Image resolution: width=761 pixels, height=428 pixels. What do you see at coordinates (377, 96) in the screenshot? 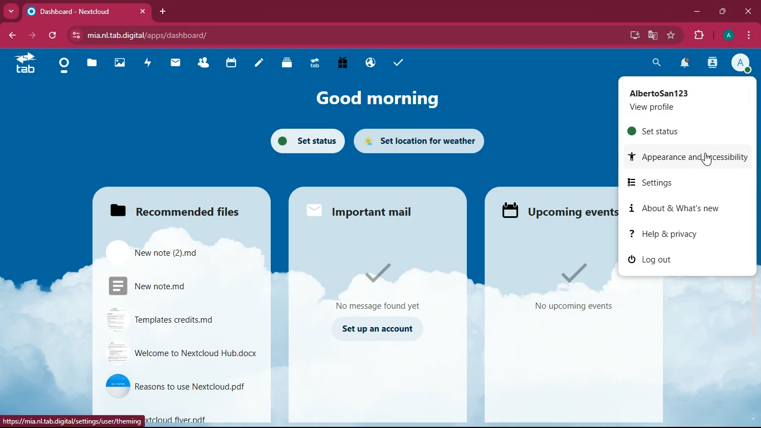
I see `good morning` at bounding box center [377, 96].